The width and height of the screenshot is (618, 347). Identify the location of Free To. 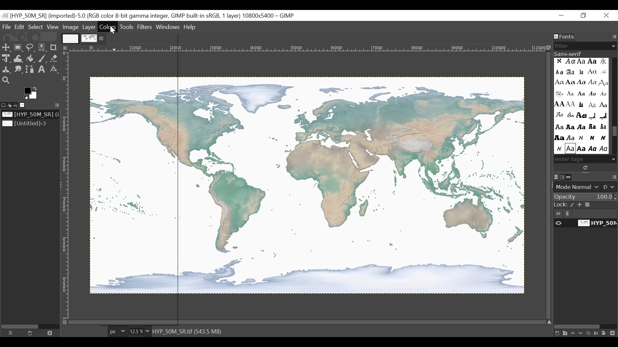
(30, 49).